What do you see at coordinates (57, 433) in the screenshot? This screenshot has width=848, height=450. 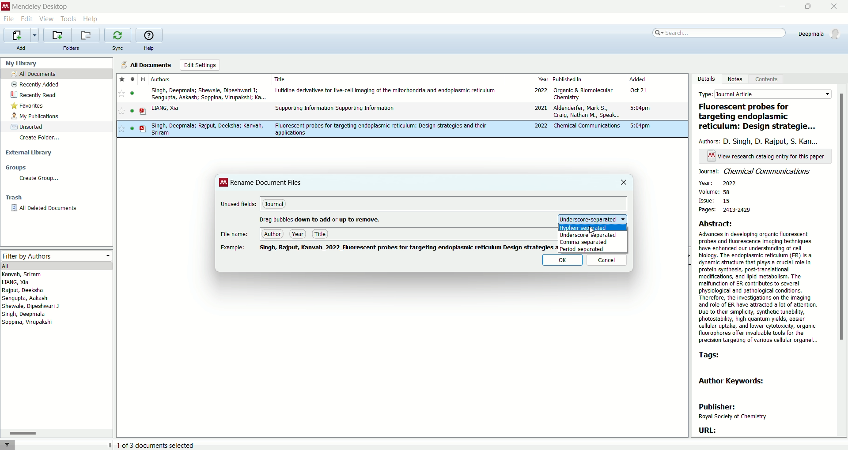 I see `Horizontal scroll bar` at bounding box center [57, 433].